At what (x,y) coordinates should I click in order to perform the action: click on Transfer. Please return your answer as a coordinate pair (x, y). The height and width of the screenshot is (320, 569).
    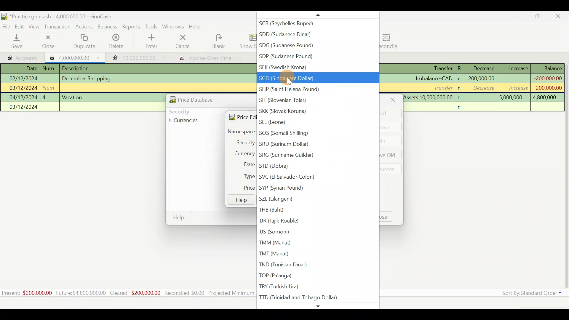
    Looking at the image, I should click on (437, 69).